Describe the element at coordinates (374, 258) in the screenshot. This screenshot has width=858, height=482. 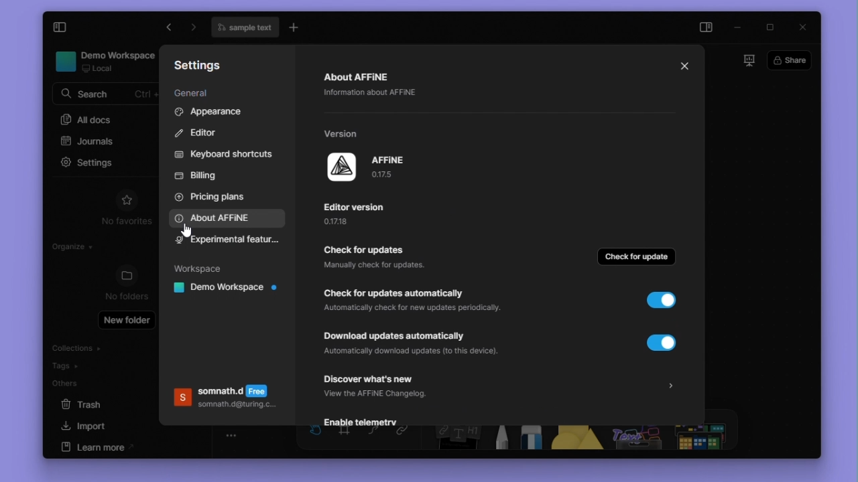
I see `check for updates button and explanatory text` at that location.